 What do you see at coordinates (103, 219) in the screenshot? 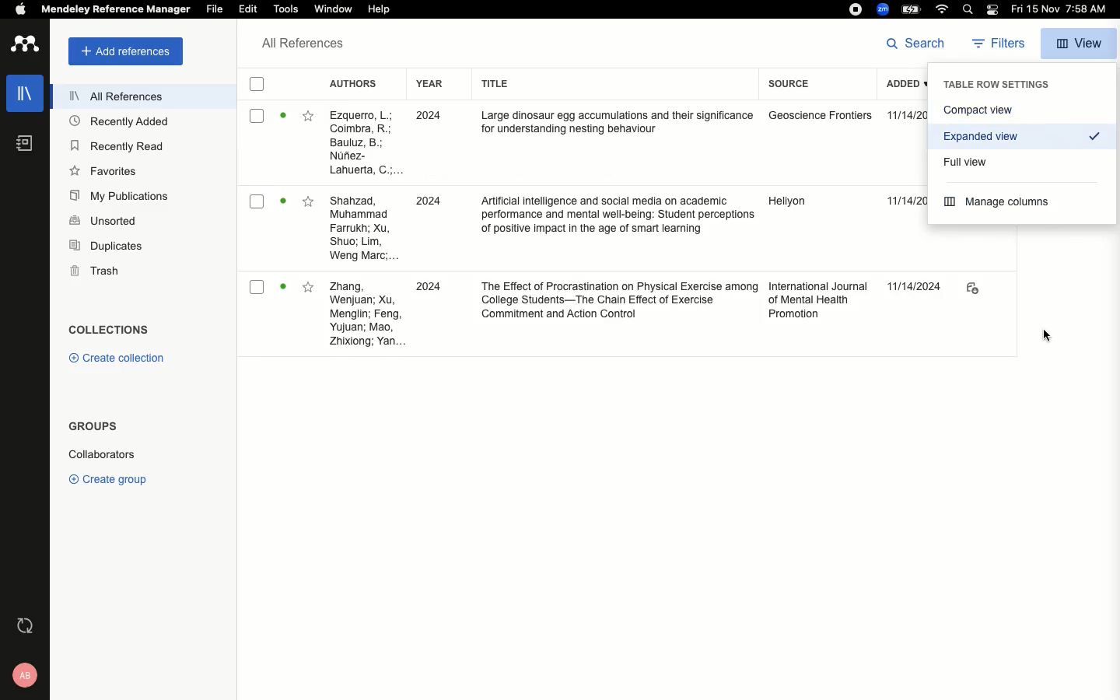
I see `Unsorted` at bounding box center [103, 219].